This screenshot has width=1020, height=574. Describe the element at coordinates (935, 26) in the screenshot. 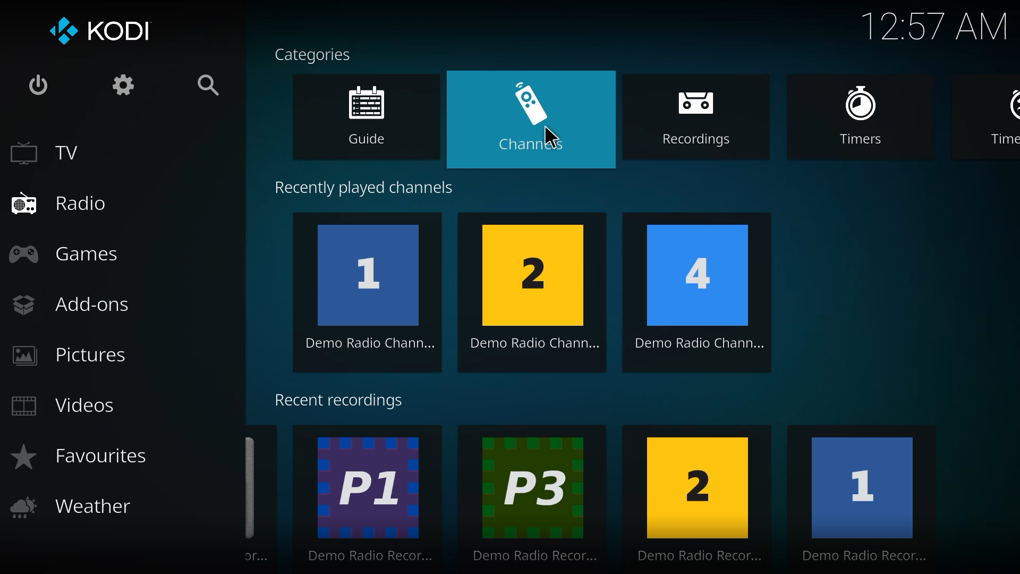

I see `time` at that location.